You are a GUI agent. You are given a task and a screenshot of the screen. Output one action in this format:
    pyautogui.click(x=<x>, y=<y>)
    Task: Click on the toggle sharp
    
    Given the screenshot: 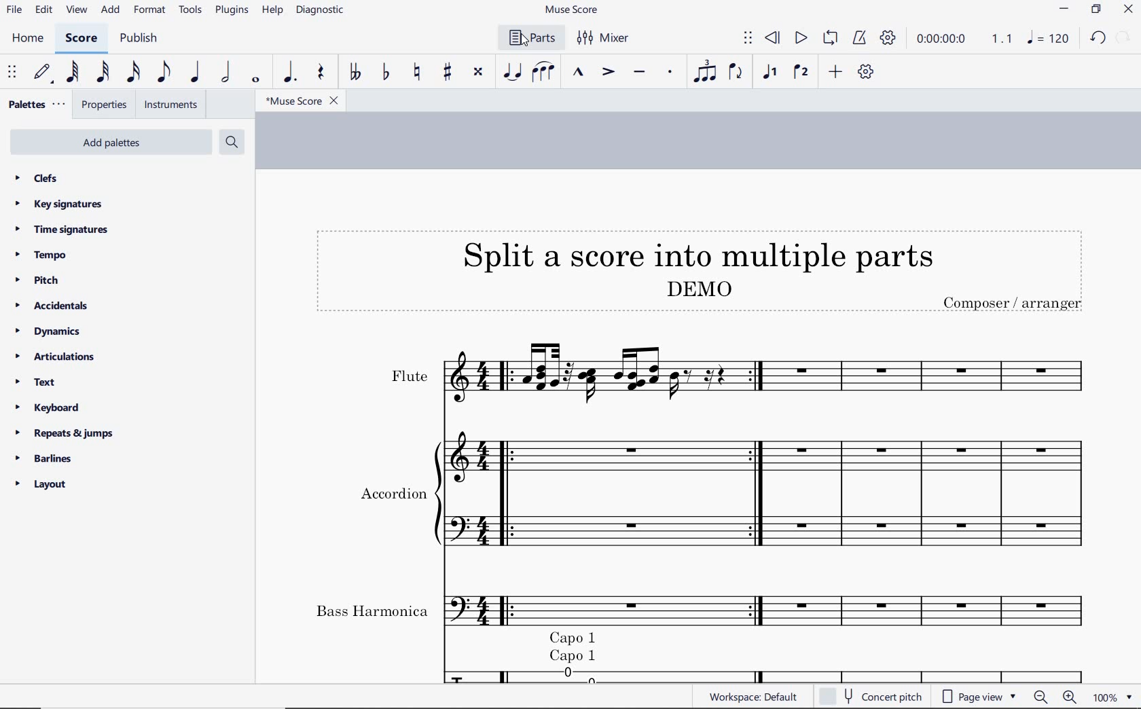 What is the action you would take?
    pyautogui.click(x=448, y=73)
    